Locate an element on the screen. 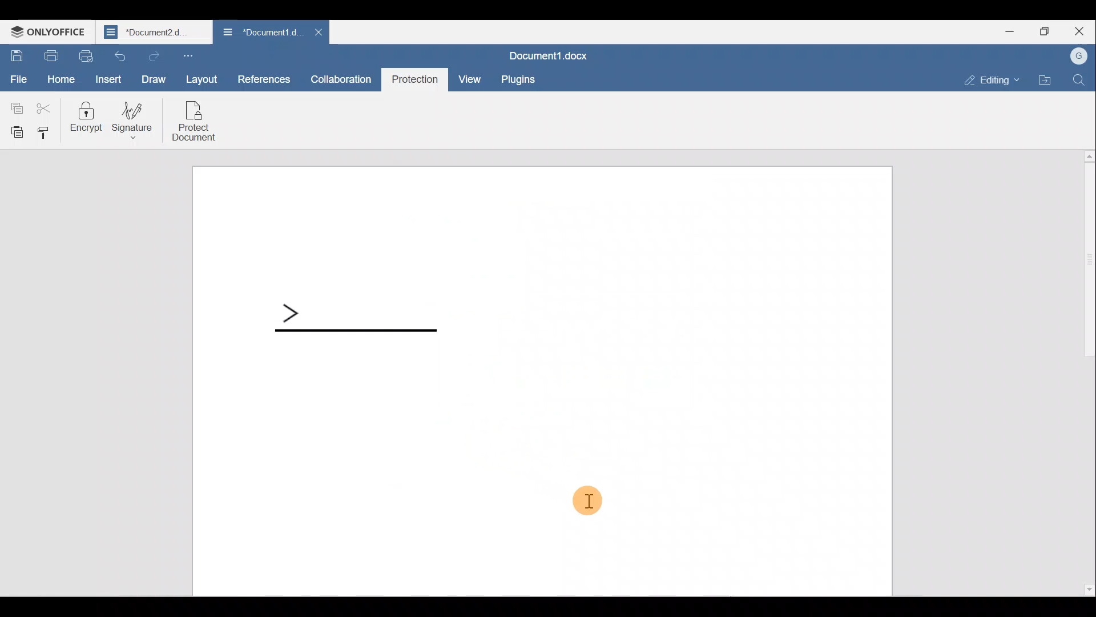 The height and width of the screenshot is (617, 1096). Minimize is located at coordinates (1001, 30).